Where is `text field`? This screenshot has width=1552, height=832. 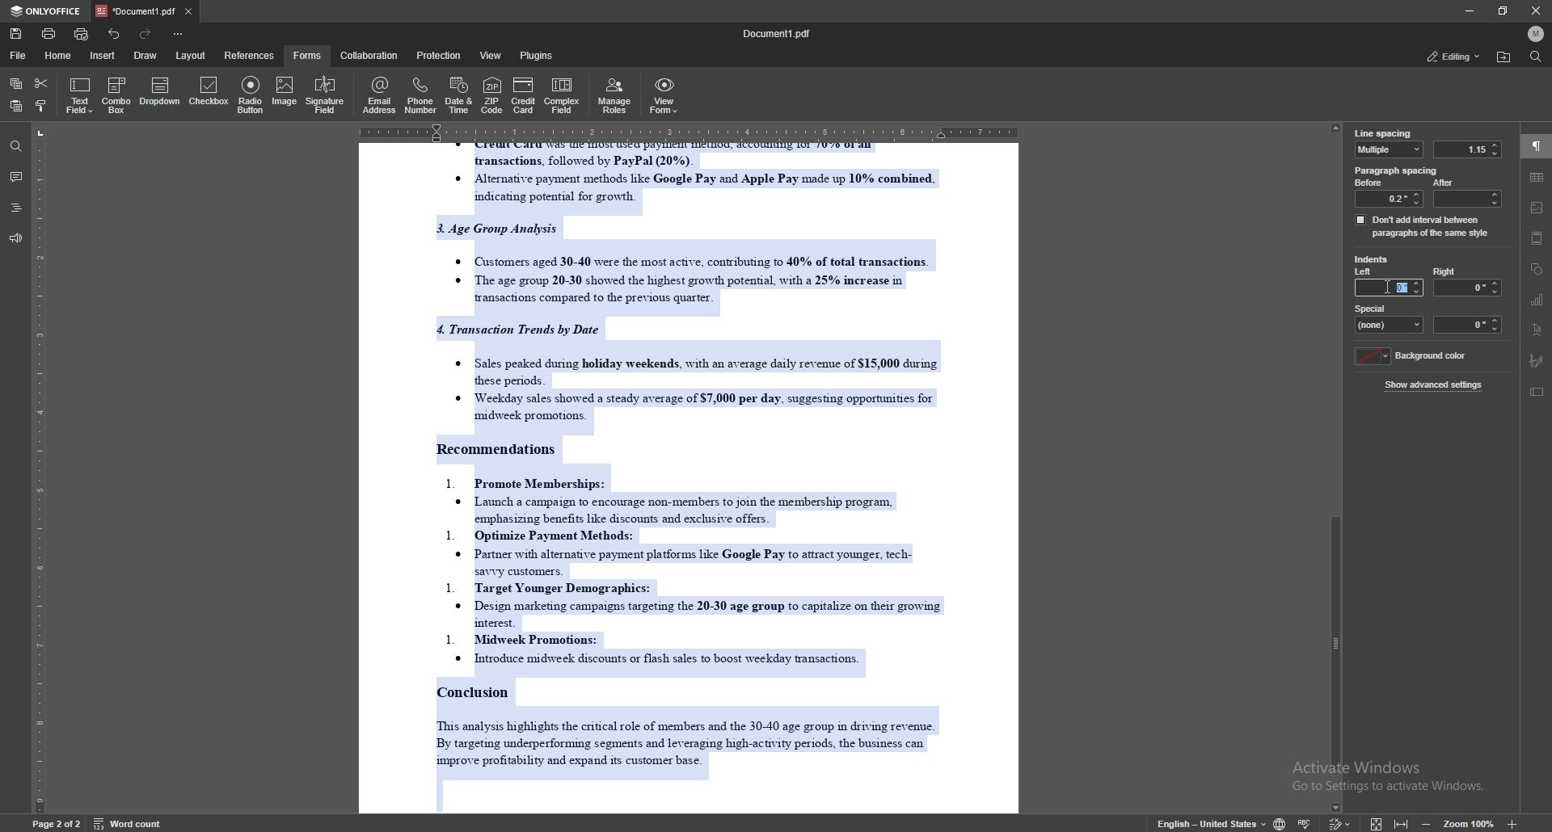 text field is located at coordinates (80, 95).